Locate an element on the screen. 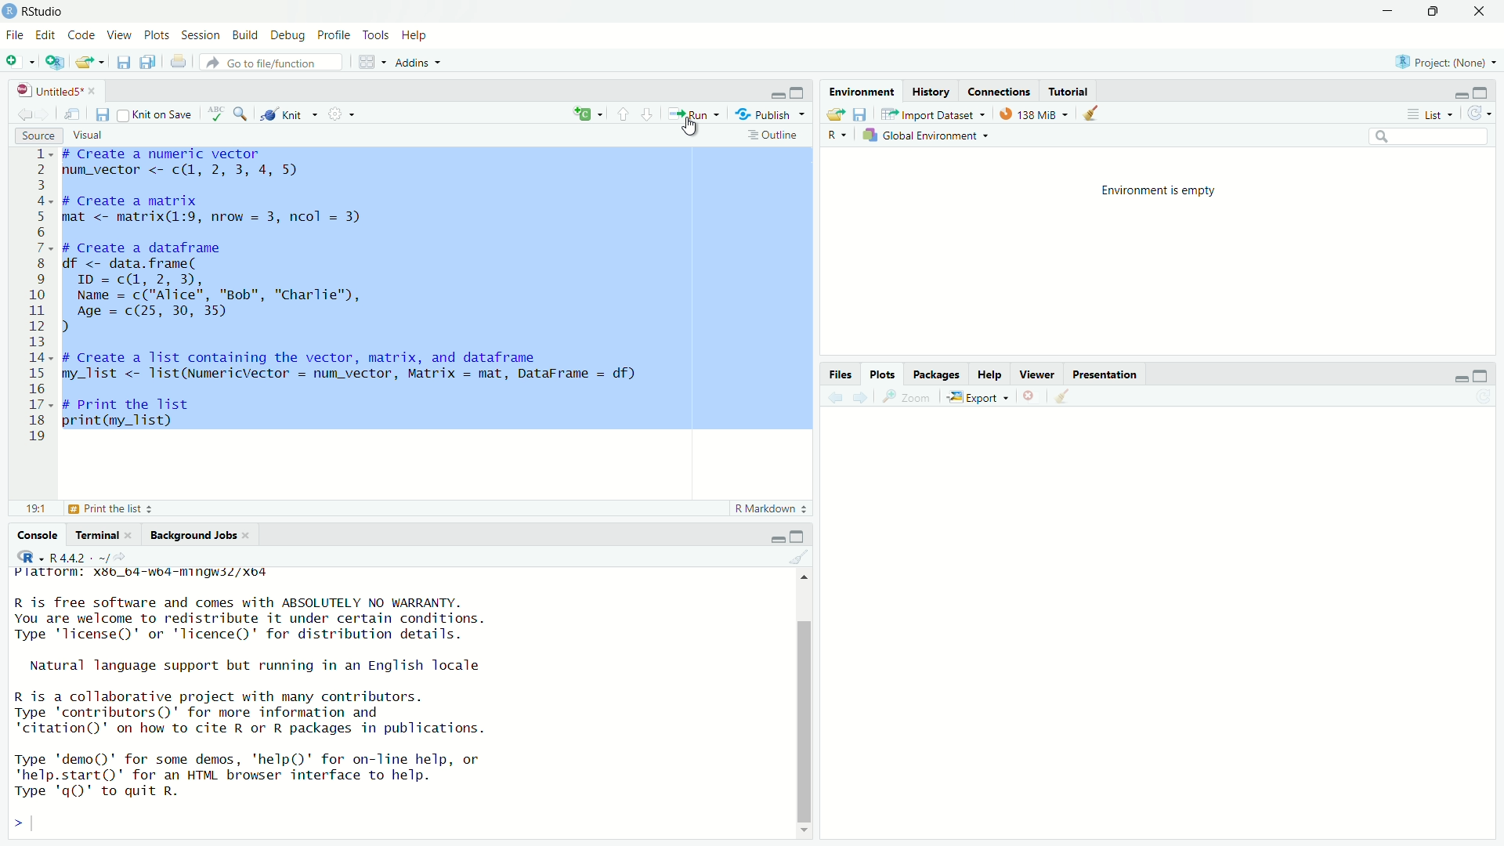  Tools is located at coordinates (374, 35).